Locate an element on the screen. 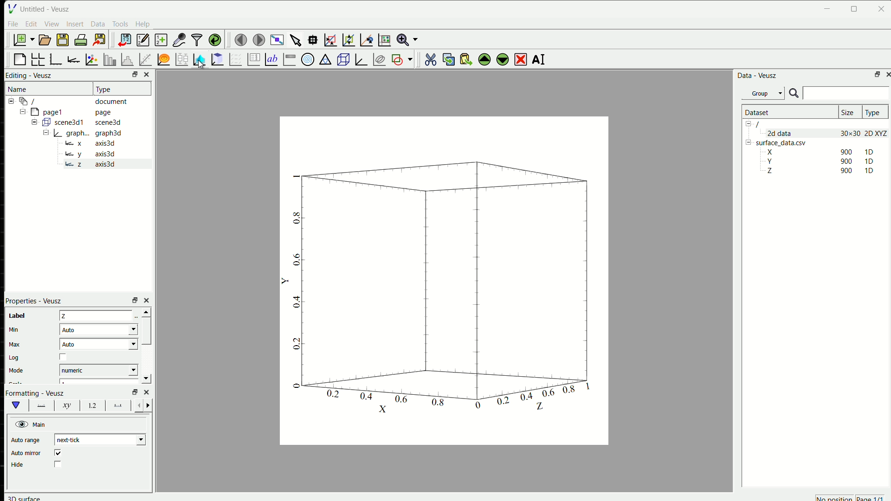 This screenshot has height=501, width=891. page is located at coordinates (109, 113).